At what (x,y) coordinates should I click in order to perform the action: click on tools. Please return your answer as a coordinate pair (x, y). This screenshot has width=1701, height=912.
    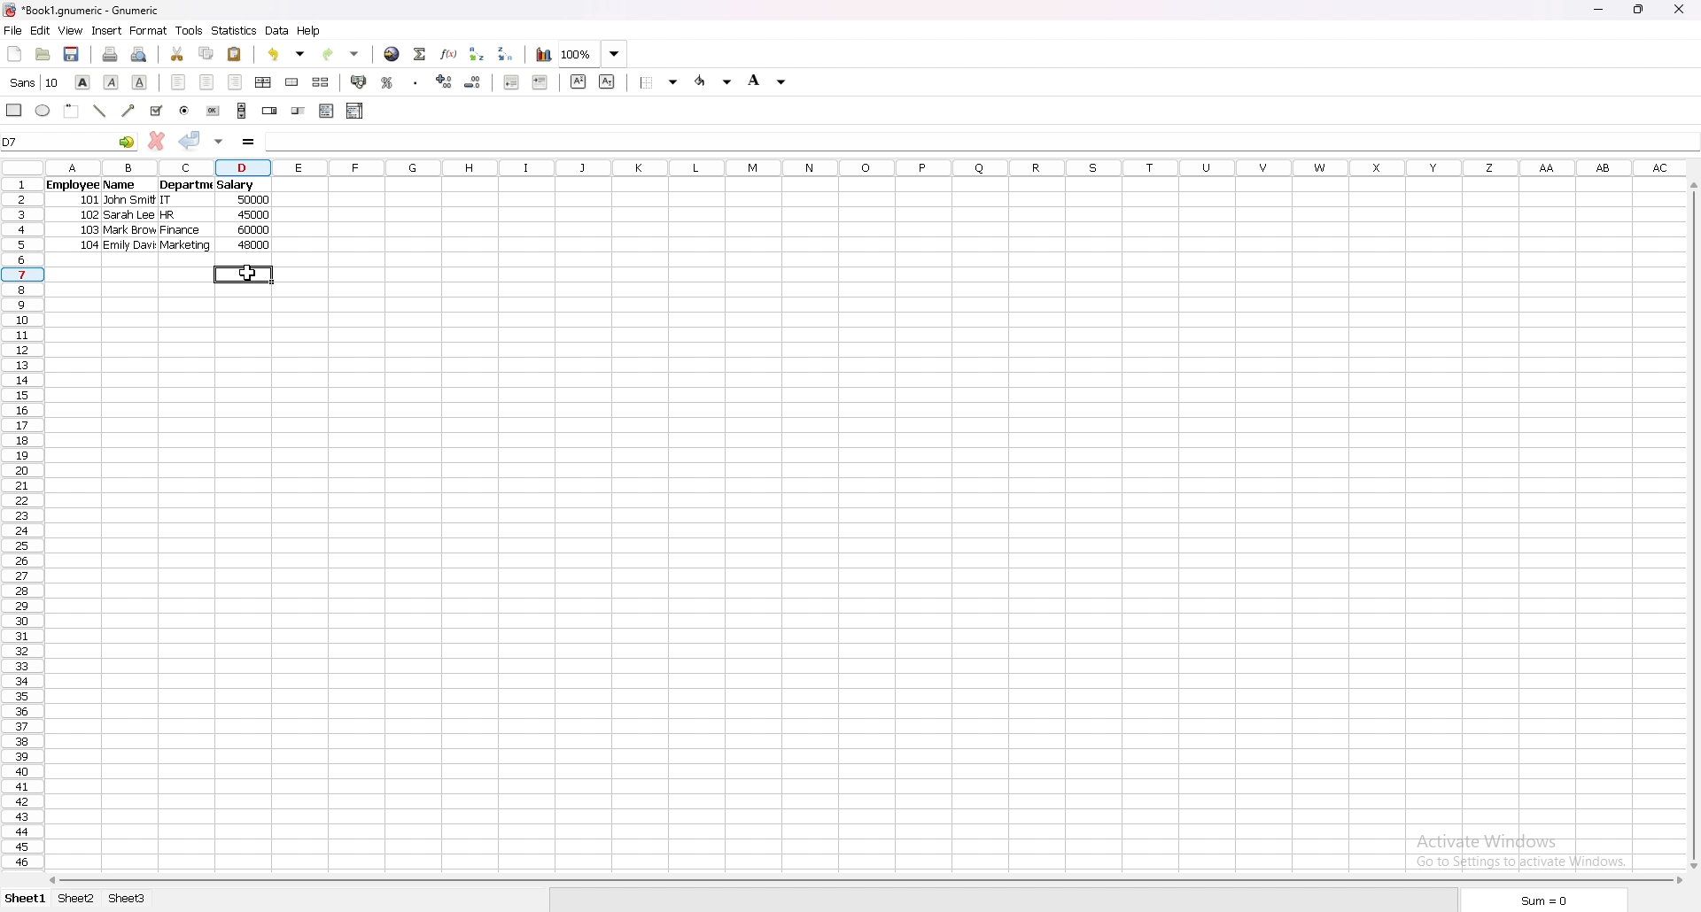
    Looking at the image, I should click on (189, 30).